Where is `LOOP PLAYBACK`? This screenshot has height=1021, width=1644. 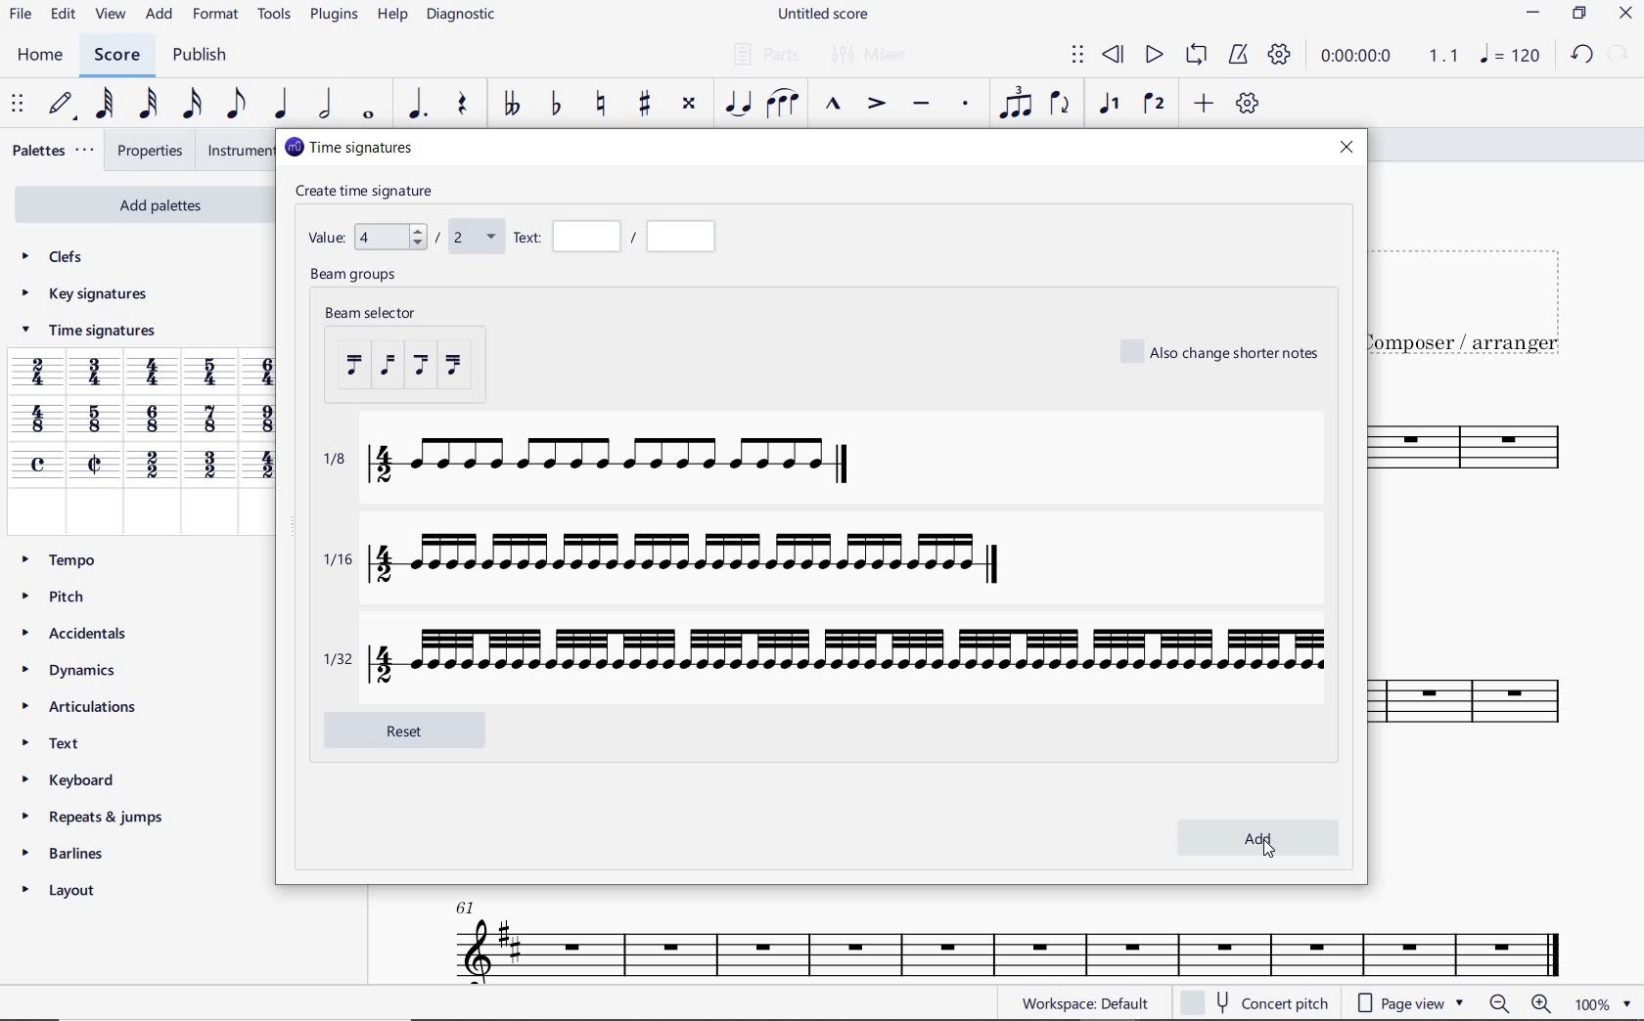
LOOP PLAYBACK is located at coordinates (1195, 56).